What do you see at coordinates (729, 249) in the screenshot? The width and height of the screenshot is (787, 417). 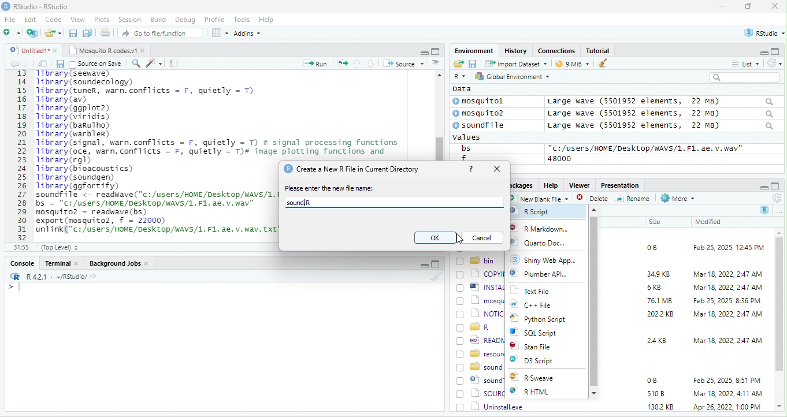 I see `Feb 25, 2025, 12:45 PM` at bounding box center [729, 249].